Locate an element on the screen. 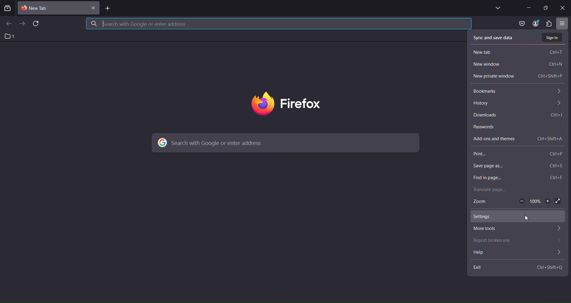 This screenshot has width=571, height=303. zoom is located at coordinates (481, 203).